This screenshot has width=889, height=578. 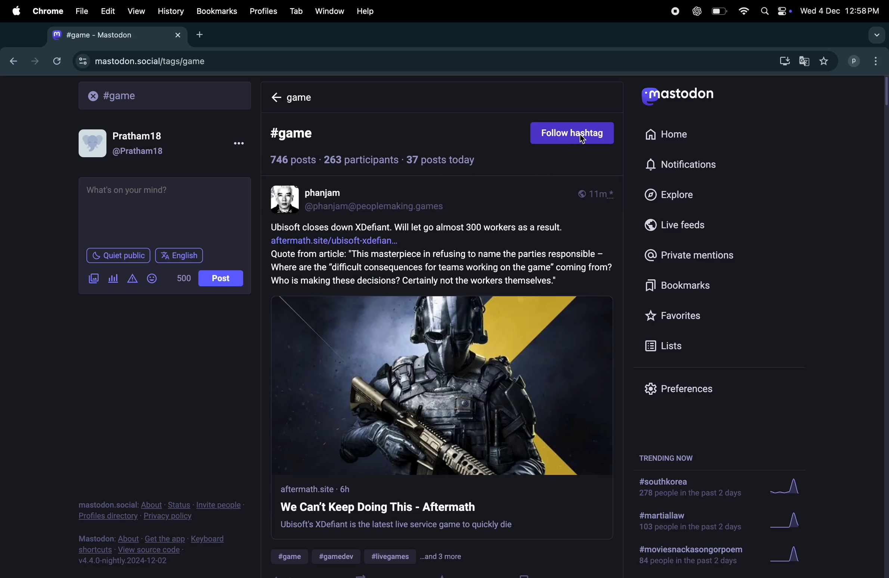 I want to click on list, so click(x=665, y=344).